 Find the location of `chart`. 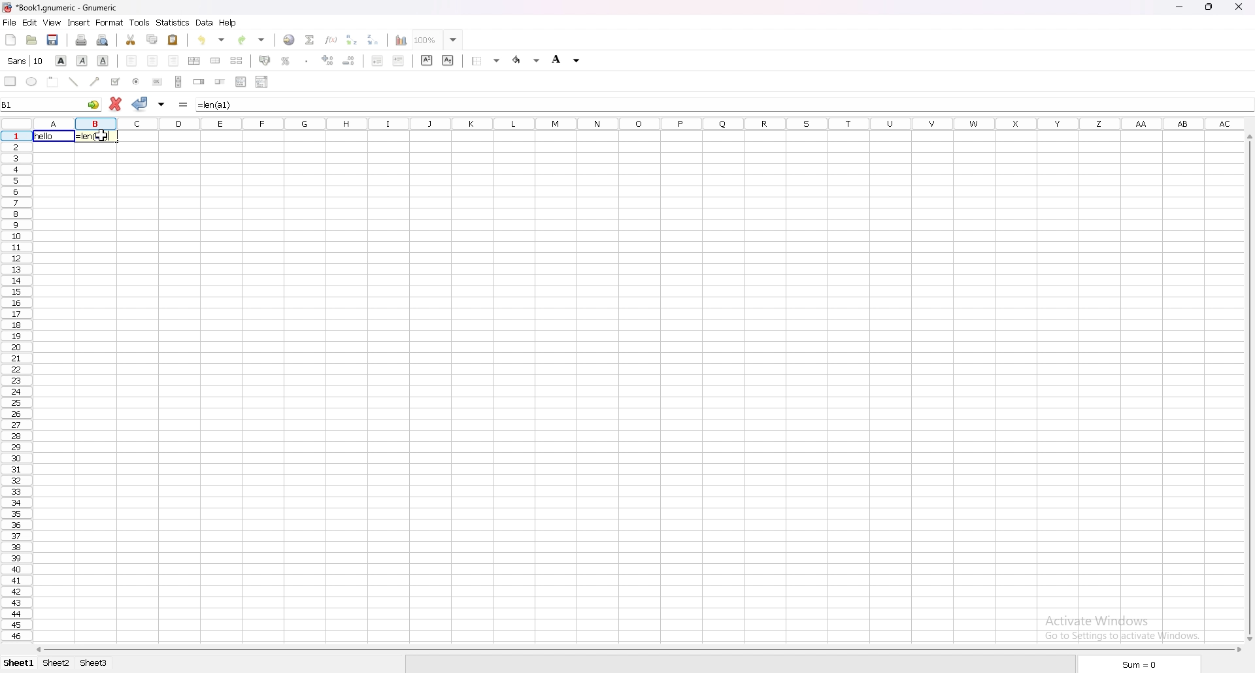

chart is located at coordinates (400, 41).